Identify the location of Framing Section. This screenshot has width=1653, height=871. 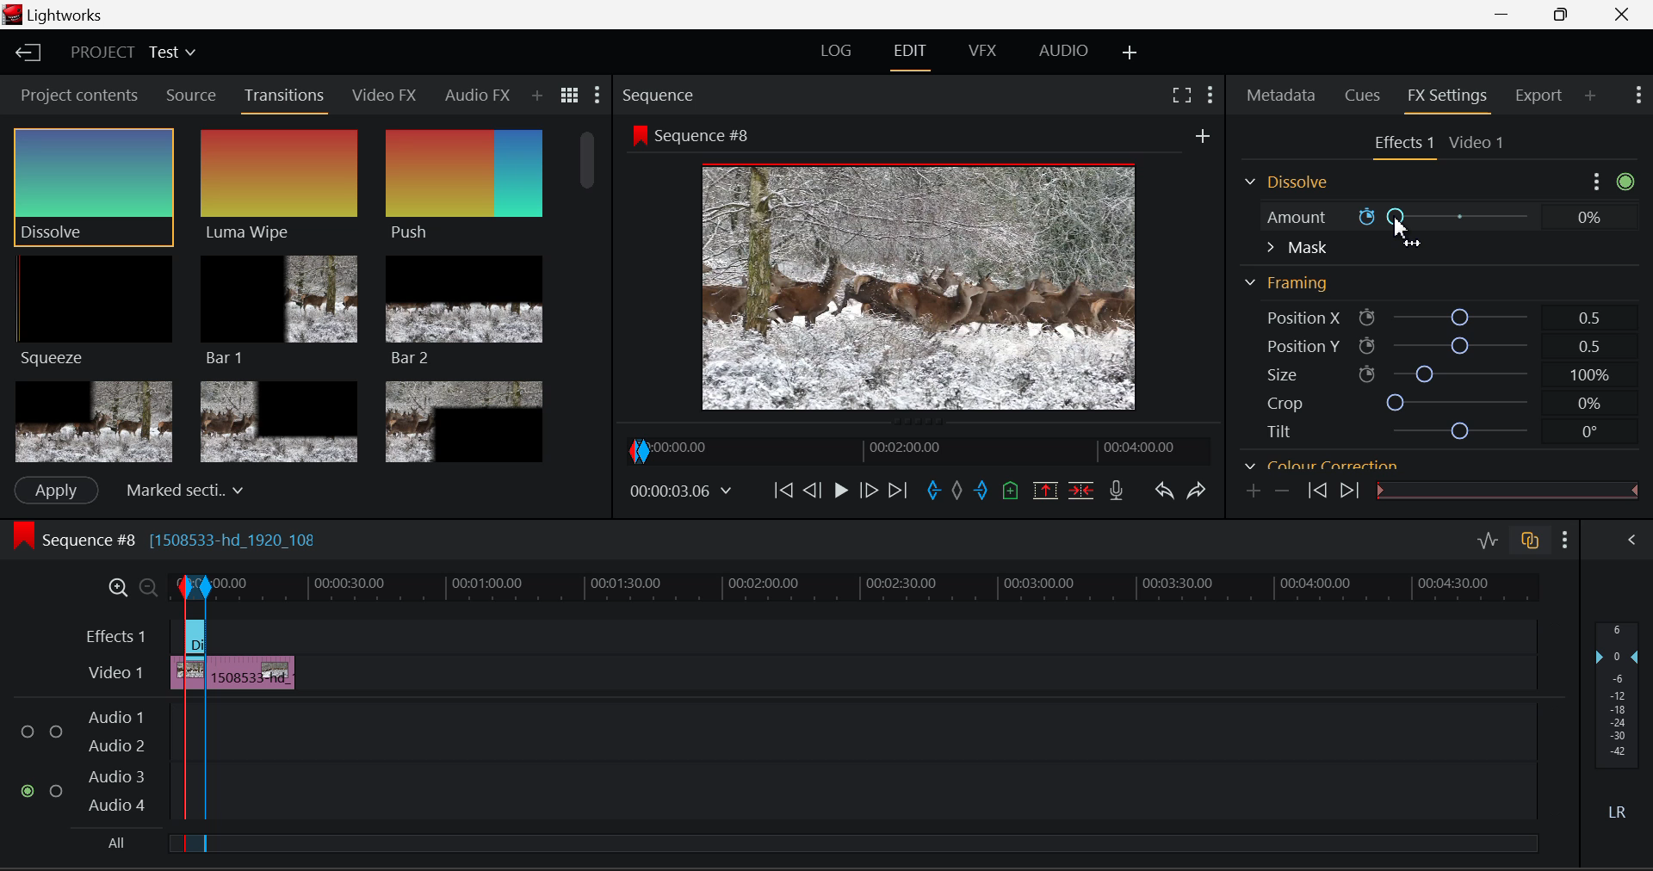
(1288, 284).